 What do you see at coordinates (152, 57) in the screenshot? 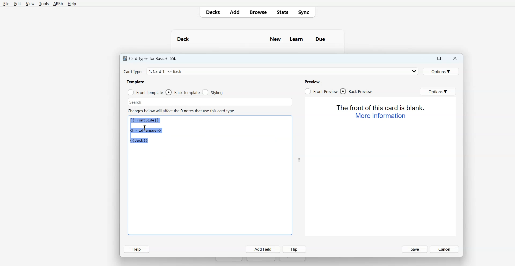
I see `Text 1` at bounding box center [152, 57].